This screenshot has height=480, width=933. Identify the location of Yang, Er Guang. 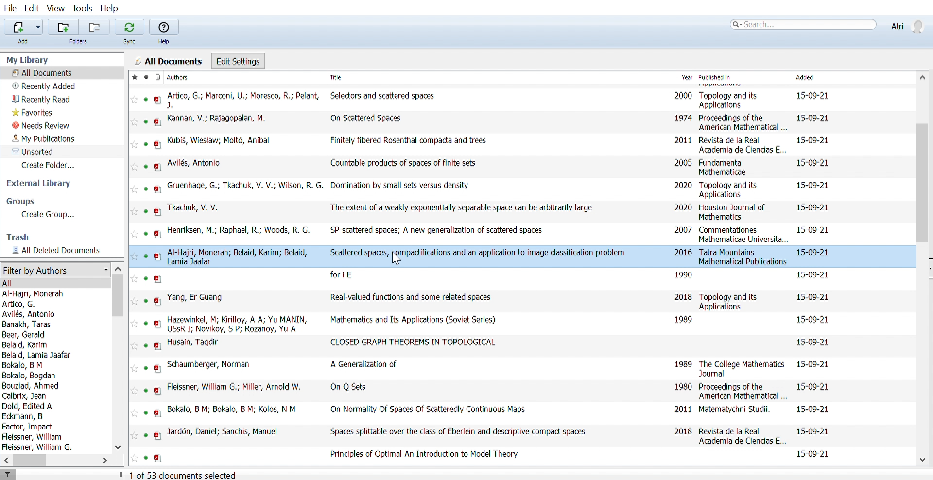
(196, 297).